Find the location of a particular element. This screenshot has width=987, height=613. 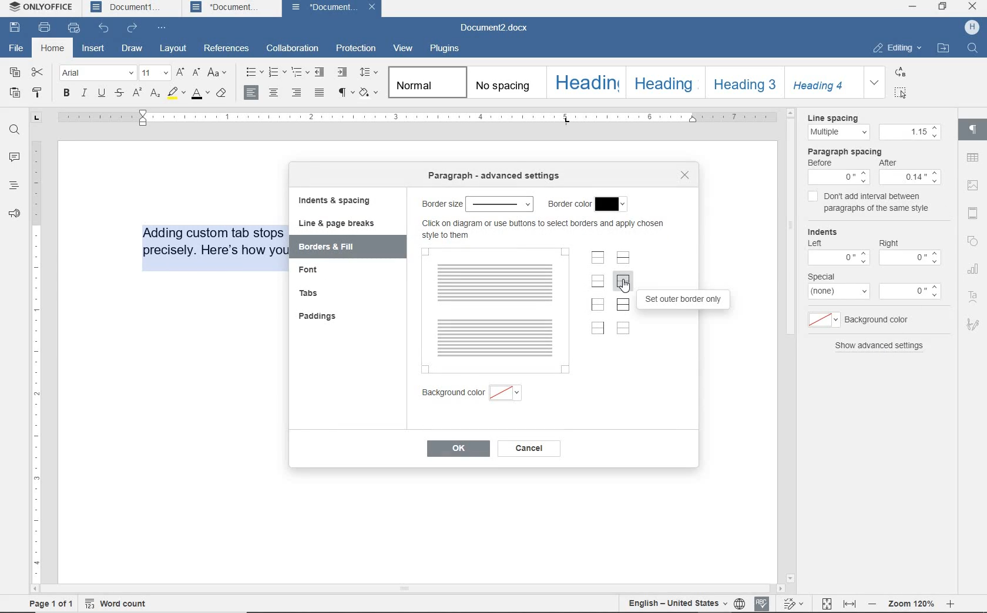

minimize is located at coordinates (912, 6).